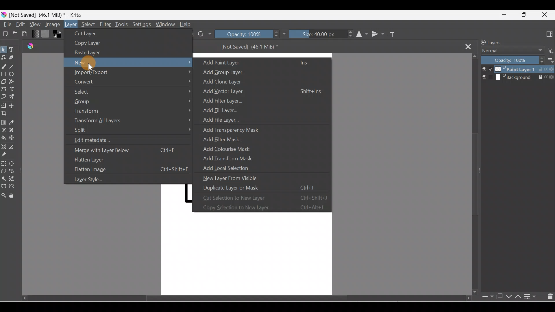  I want to click on File, so click(6, 24).